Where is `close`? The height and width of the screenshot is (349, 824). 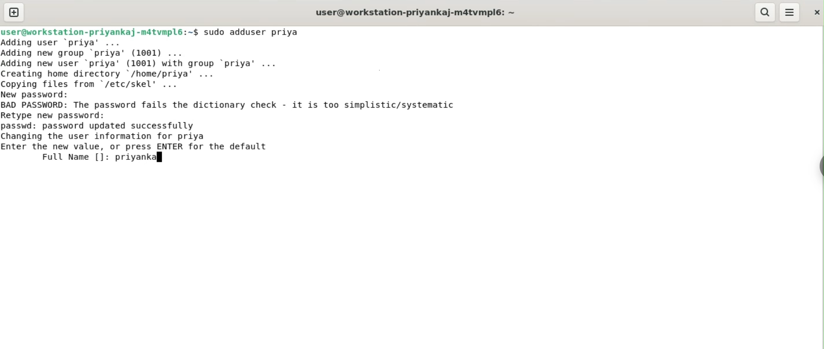
close is located at coordinates (816, 12).